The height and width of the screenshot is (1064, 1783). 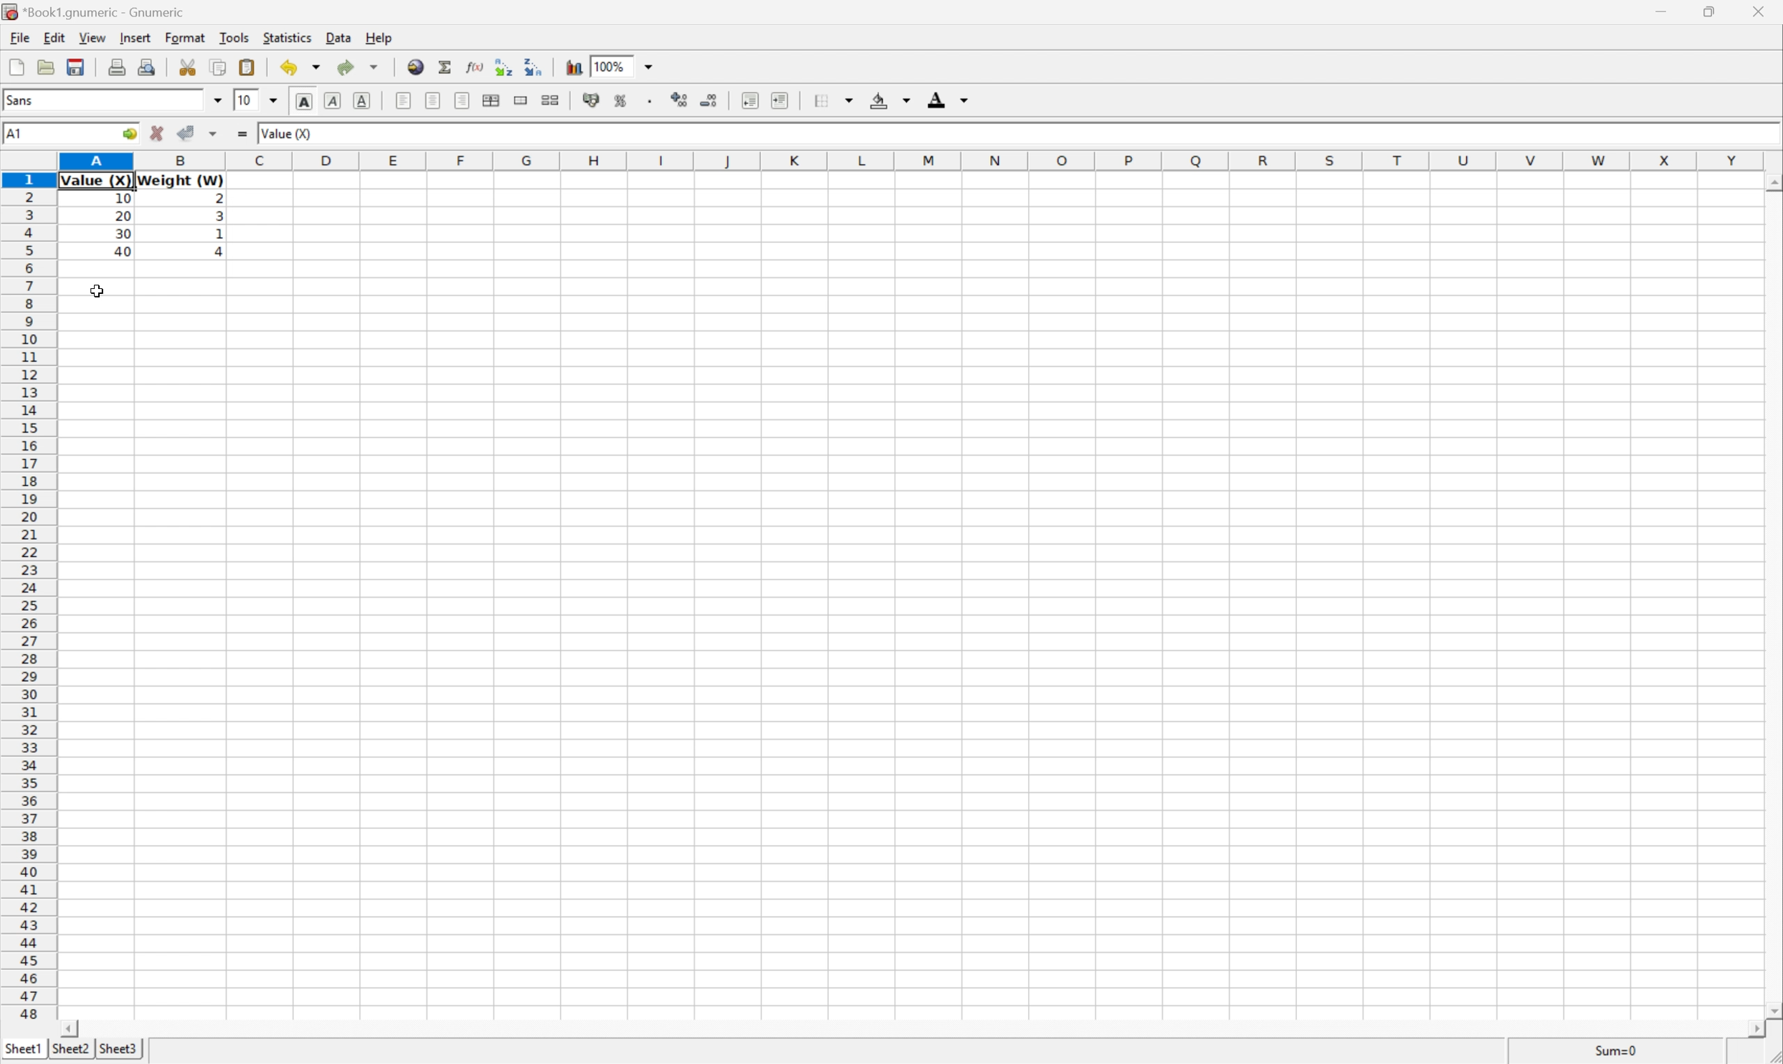 I want to click on Value 00, so click(x=287, y=136).